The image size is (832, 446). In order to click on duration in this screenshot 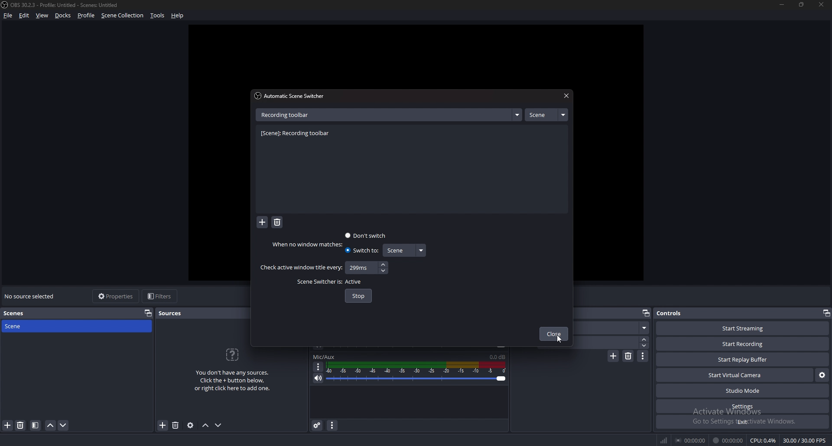, I will do `click(611, 342)`.